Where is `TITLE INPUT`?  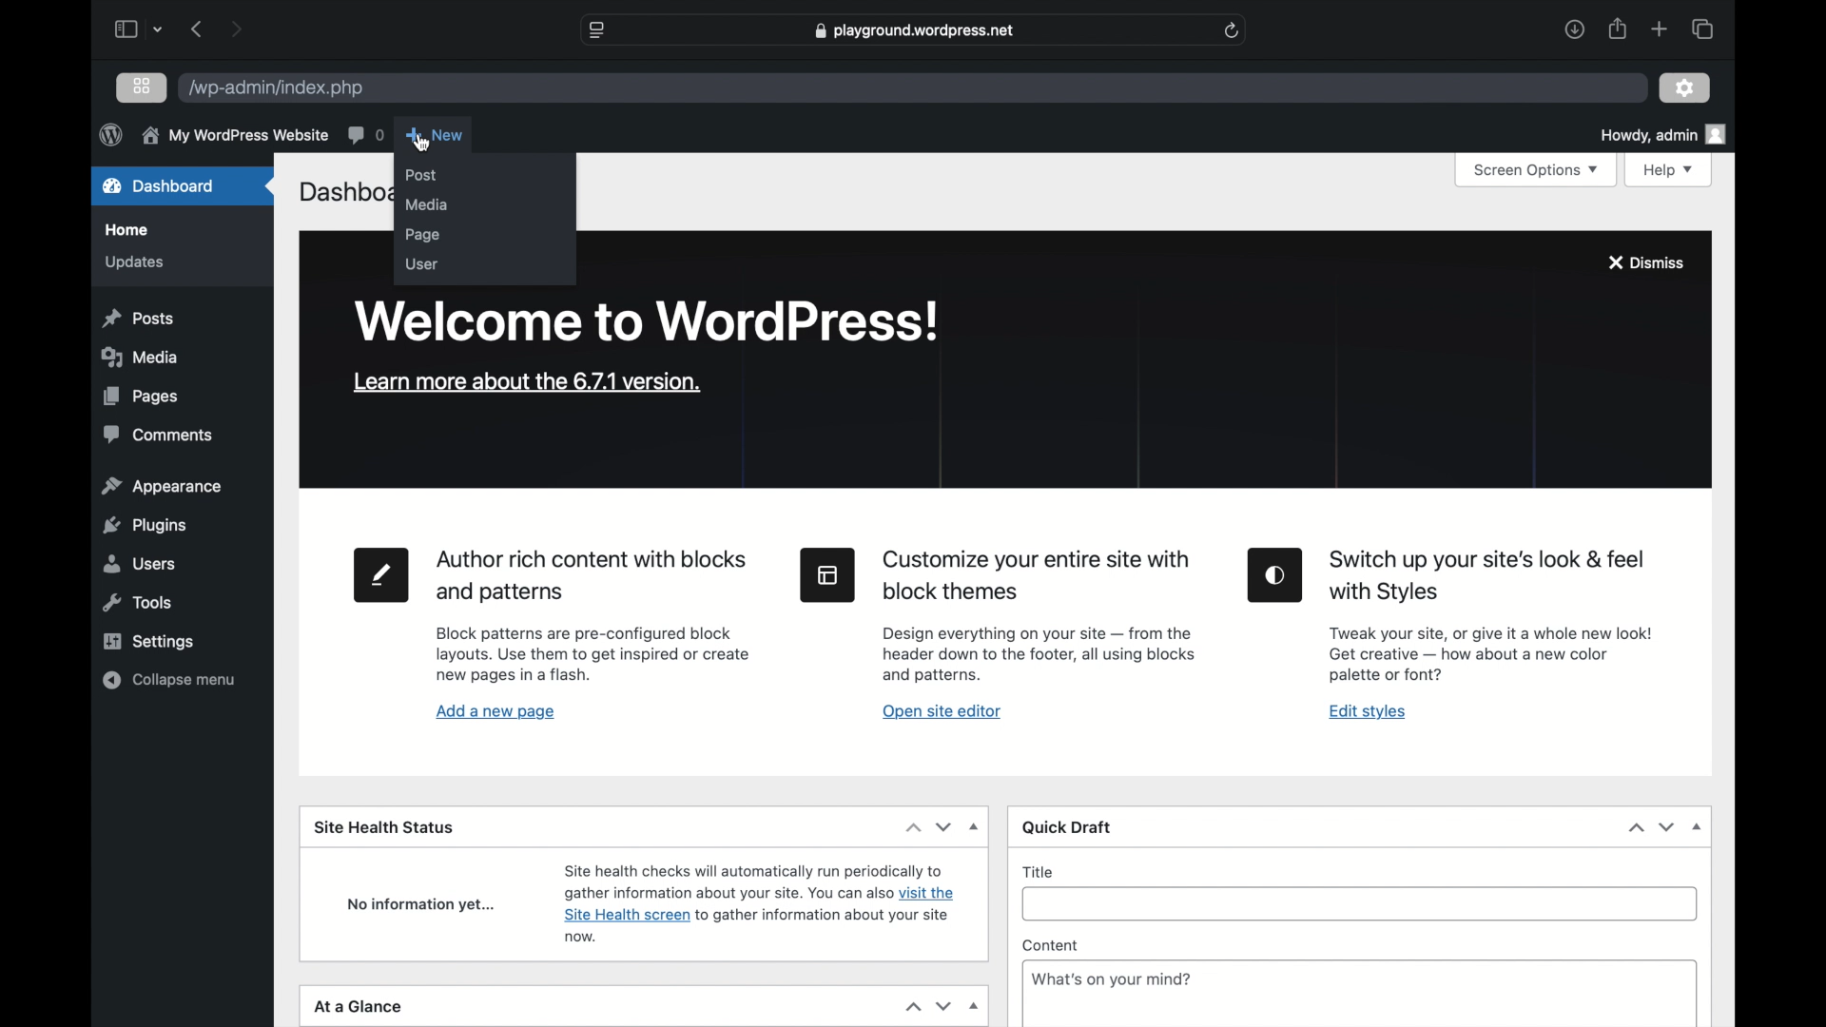 TITLE INPUT is located at coordinates (1369, 906).